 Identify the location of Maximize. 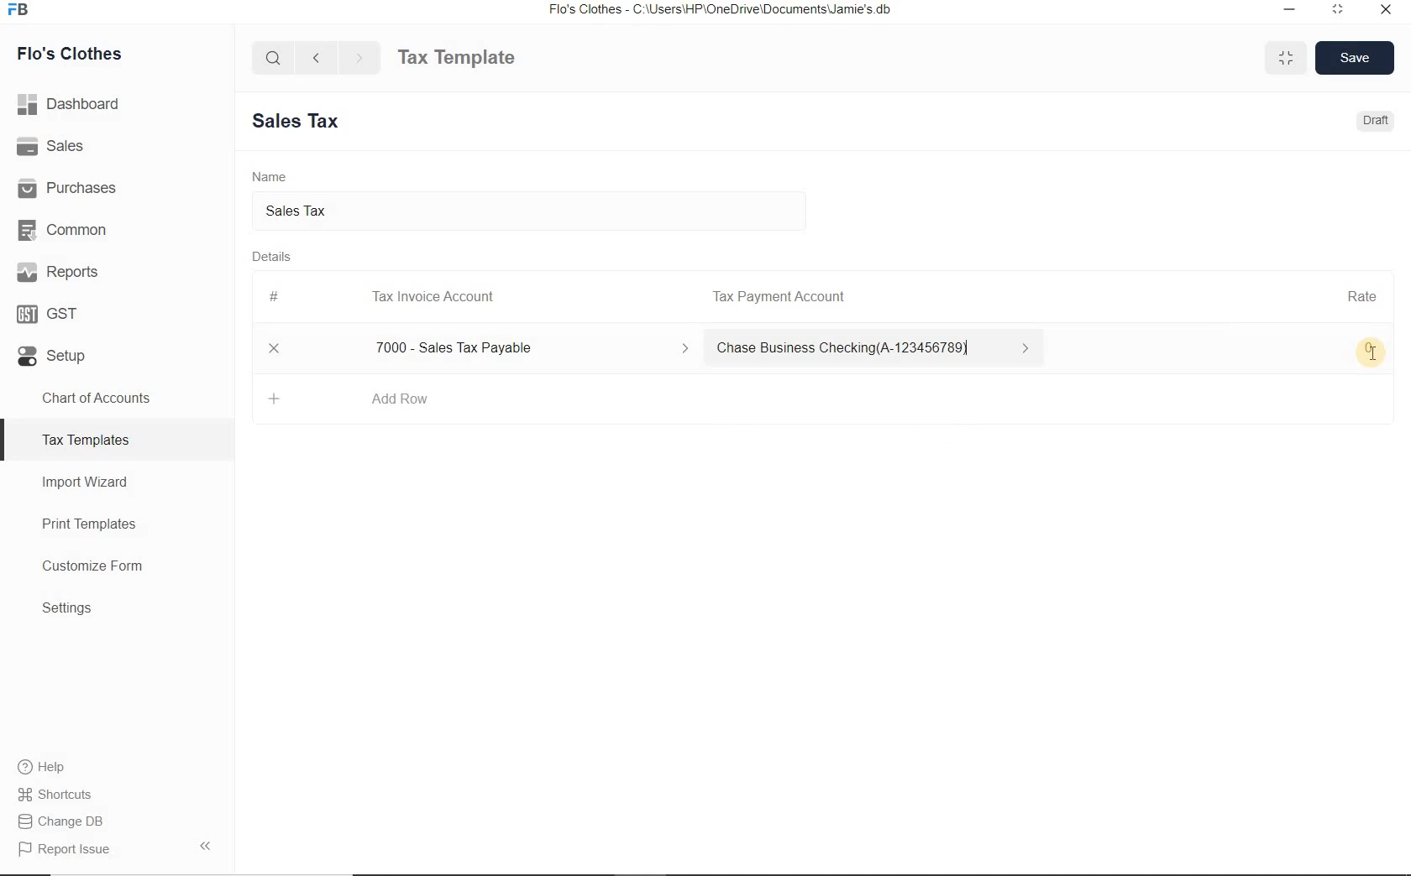
(1286, 57).